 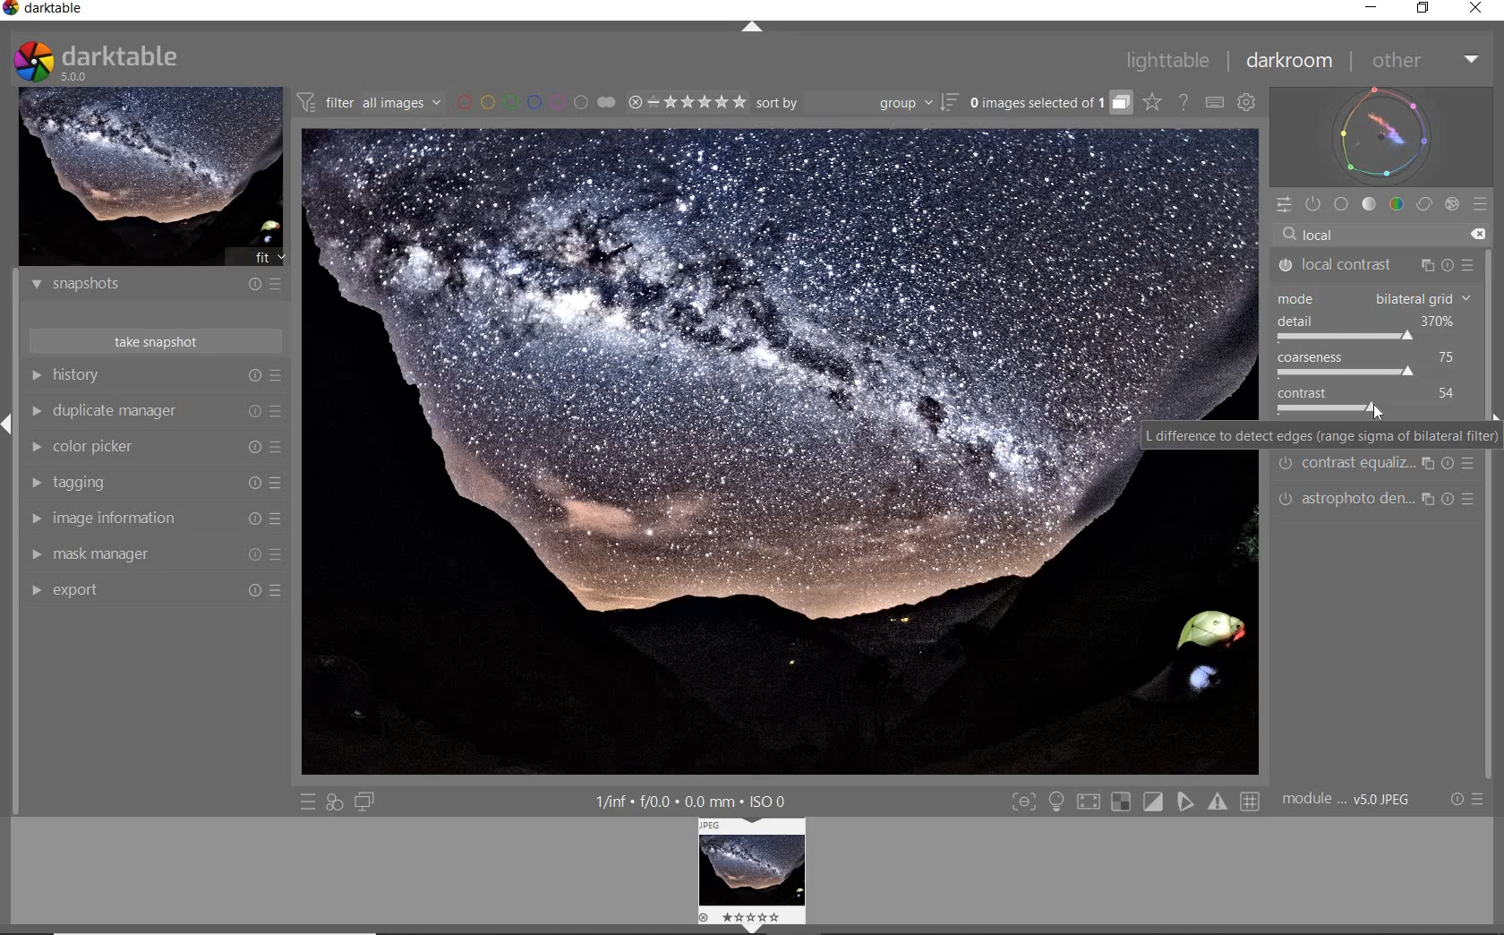 What do you see at coordinates (1358, 467) in the screenshot?
I see `contrast equalizer` at bounding box center [1358, 467].